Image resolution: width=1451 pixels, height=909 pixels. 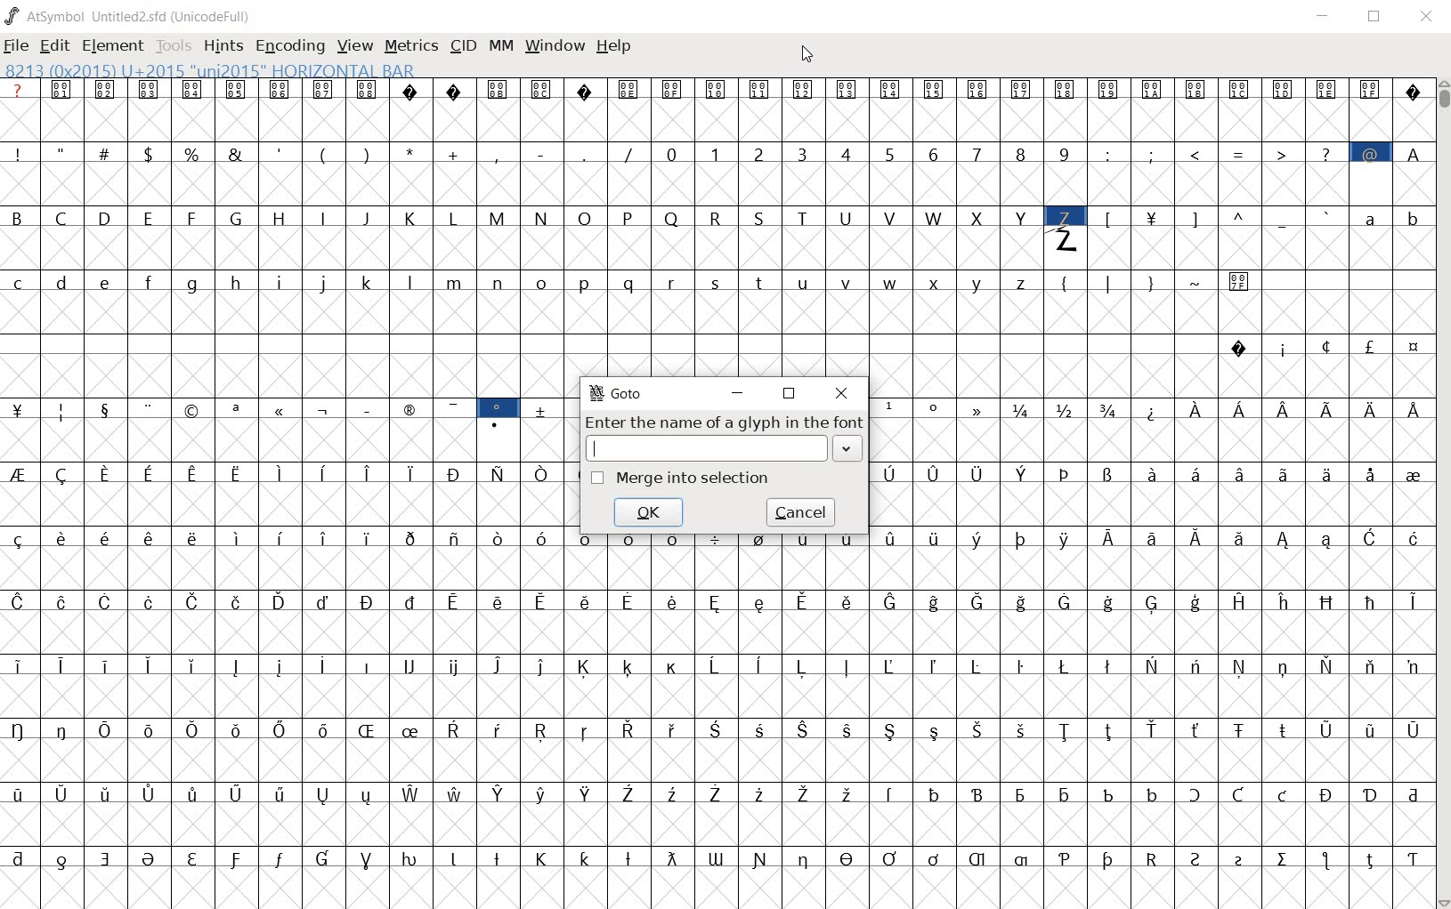 What do you see at coordinates (738, 393) in the screenshot?
I see `MINIMIZE` at bounding box center [738, 393].